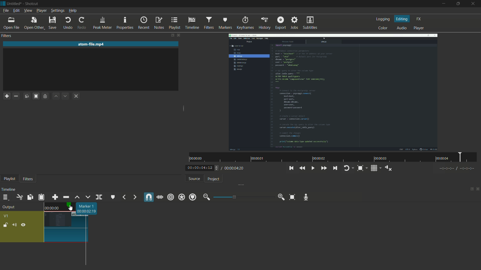 The width and height of the screenshot is (481, 270). I want to click on deselect the filter, so click(76, 96).